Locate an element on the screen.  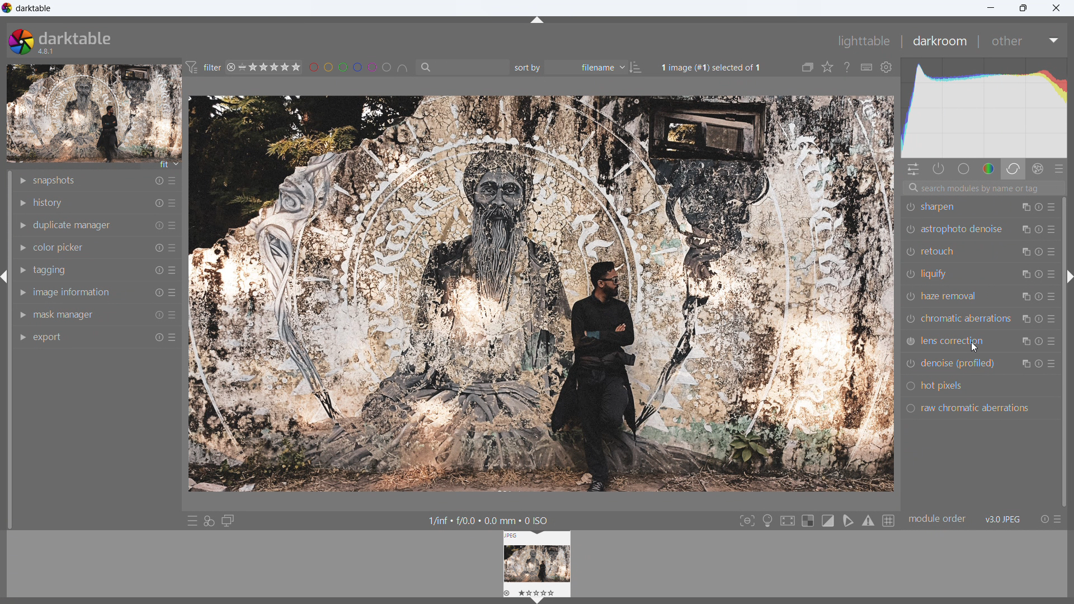
lens correction is located at coordinates (953, 341).